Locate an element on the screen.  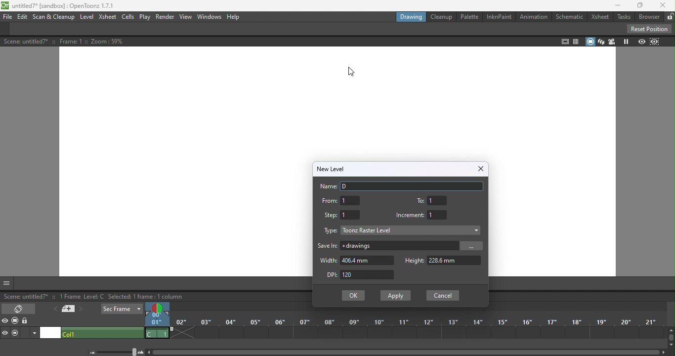
New memo is located at coordinates (68, 310).